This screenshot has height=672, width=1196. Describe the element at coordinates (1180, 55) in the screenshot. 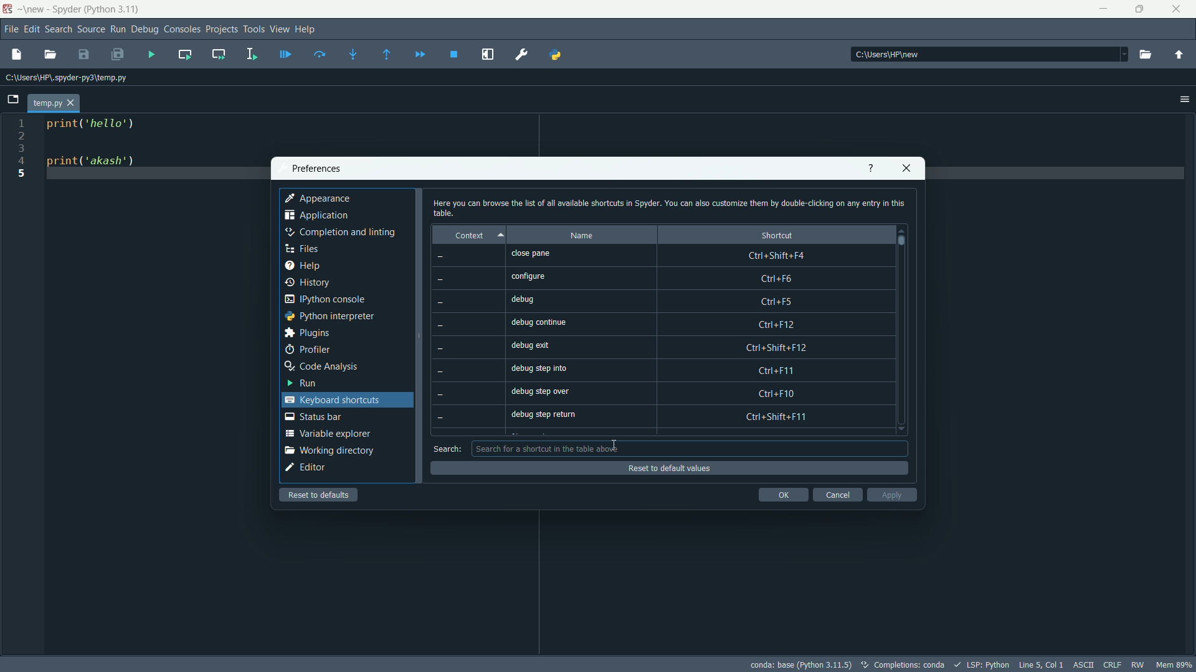

I see `parent directory` at that location.